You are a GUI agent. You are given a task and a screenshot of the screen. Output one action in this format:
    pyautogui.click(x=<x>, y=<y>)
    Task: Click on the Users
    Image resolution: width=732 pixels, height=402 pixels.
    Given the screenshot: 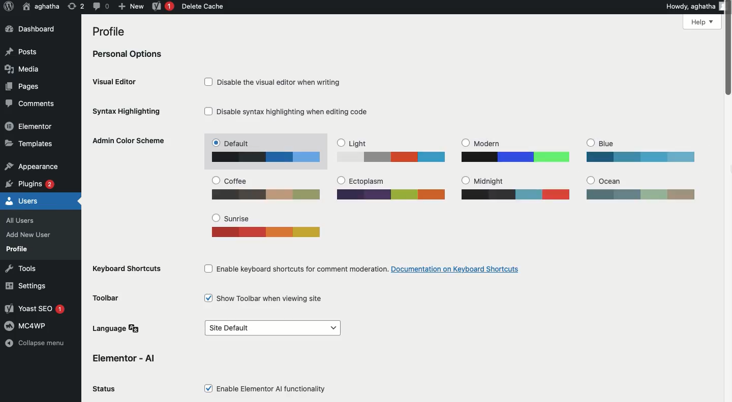 What is the action you would take?
    pyautogui.click(x=22, y=200)
    